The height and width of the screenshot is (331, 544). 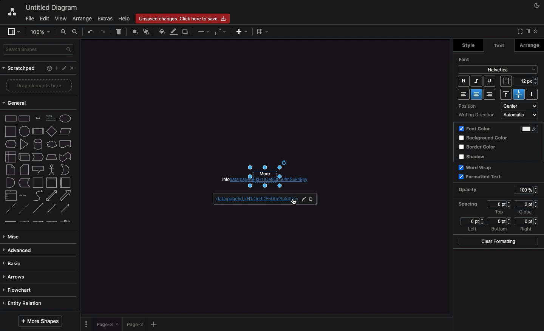 I want to click on callout, so click(x=38, y=170).